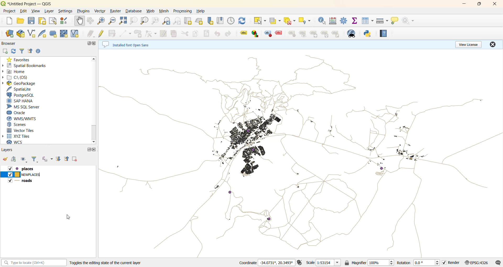 This screenshot has width=503, height=267. Describe the element at coordinates (19, 113) in the screenshot. I see `oracle` at that location.